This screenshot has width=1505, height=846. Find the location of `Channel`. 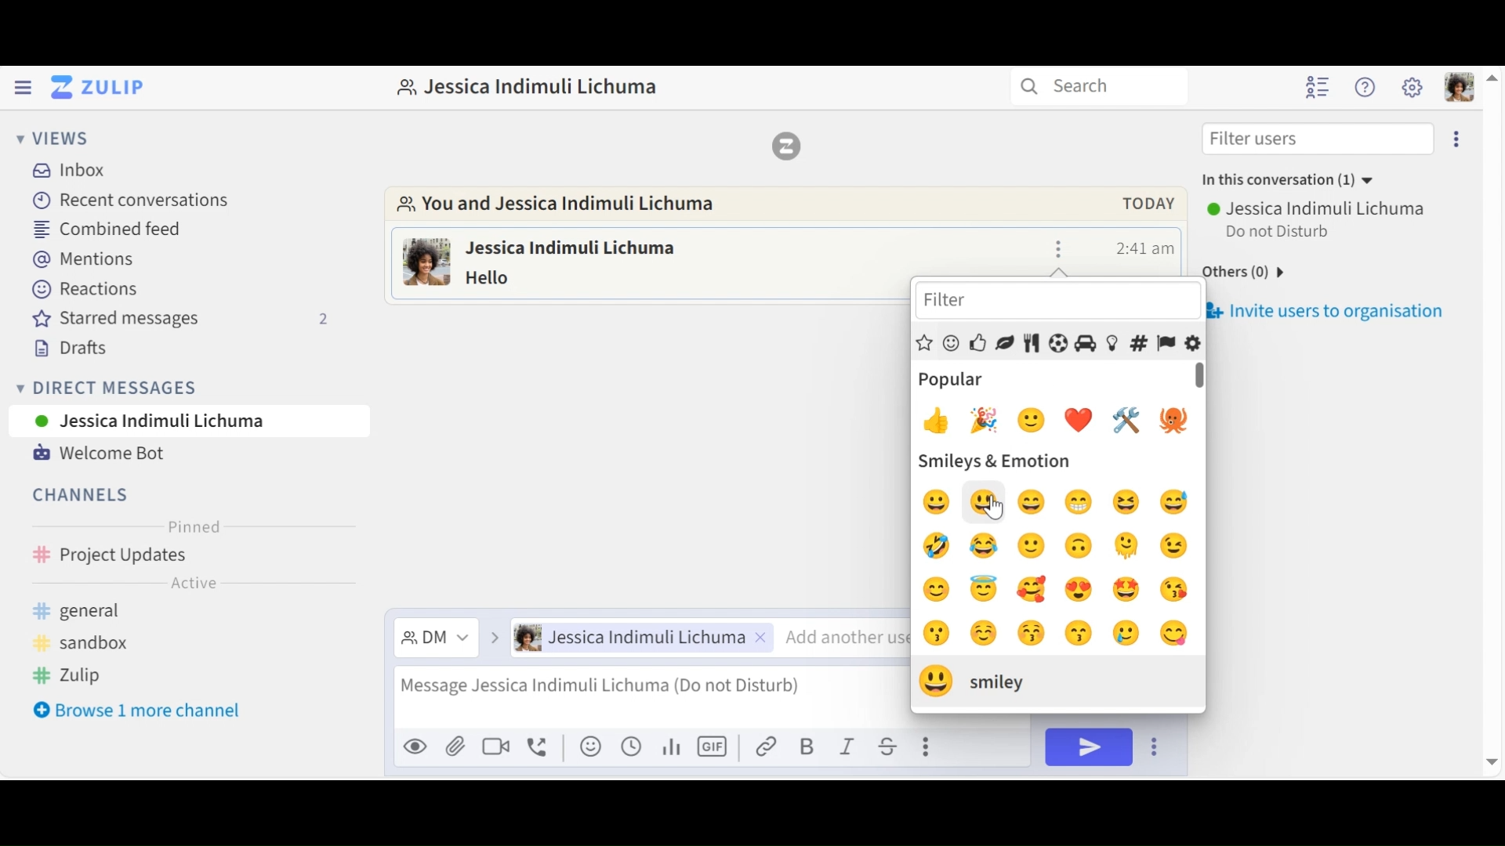

Channel is located at coordinates (190, 557).